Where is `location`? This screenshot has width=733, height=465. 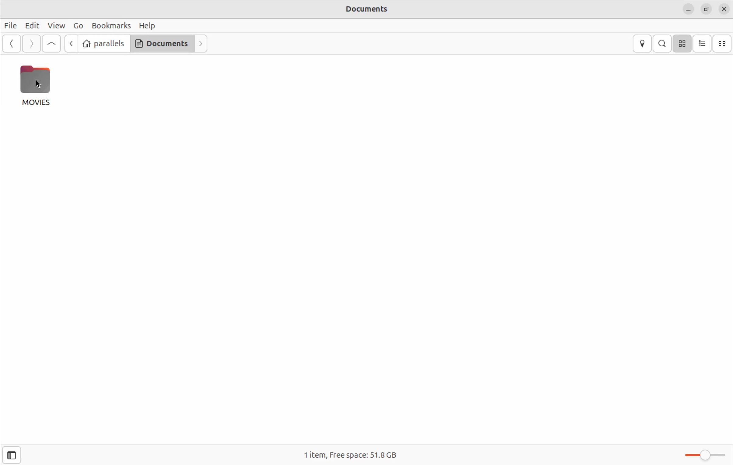 location is located at coordinates (642, 44).